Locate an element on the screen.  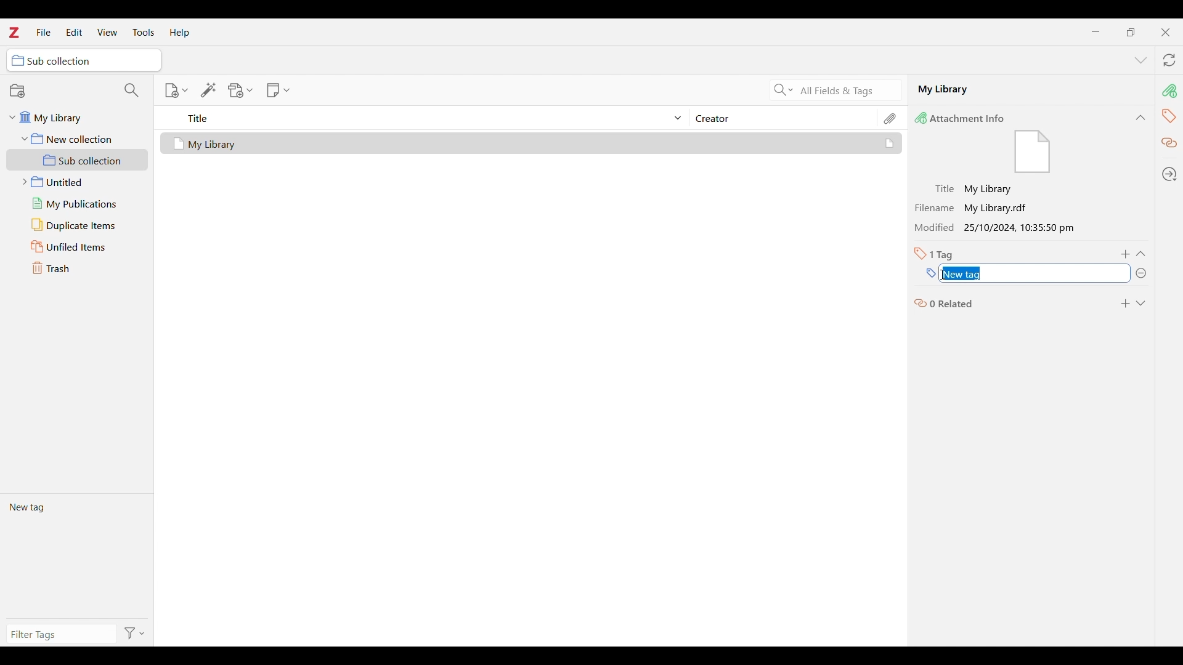
pin is located at coordinates (1169, 91).